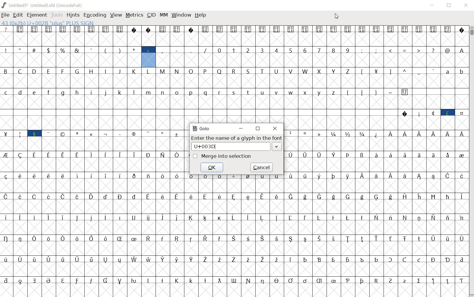 The height and width of the screenshot is (297, 474). Describe the element at coordinates (275, 128) in the screenshot. I see `close` at that location.